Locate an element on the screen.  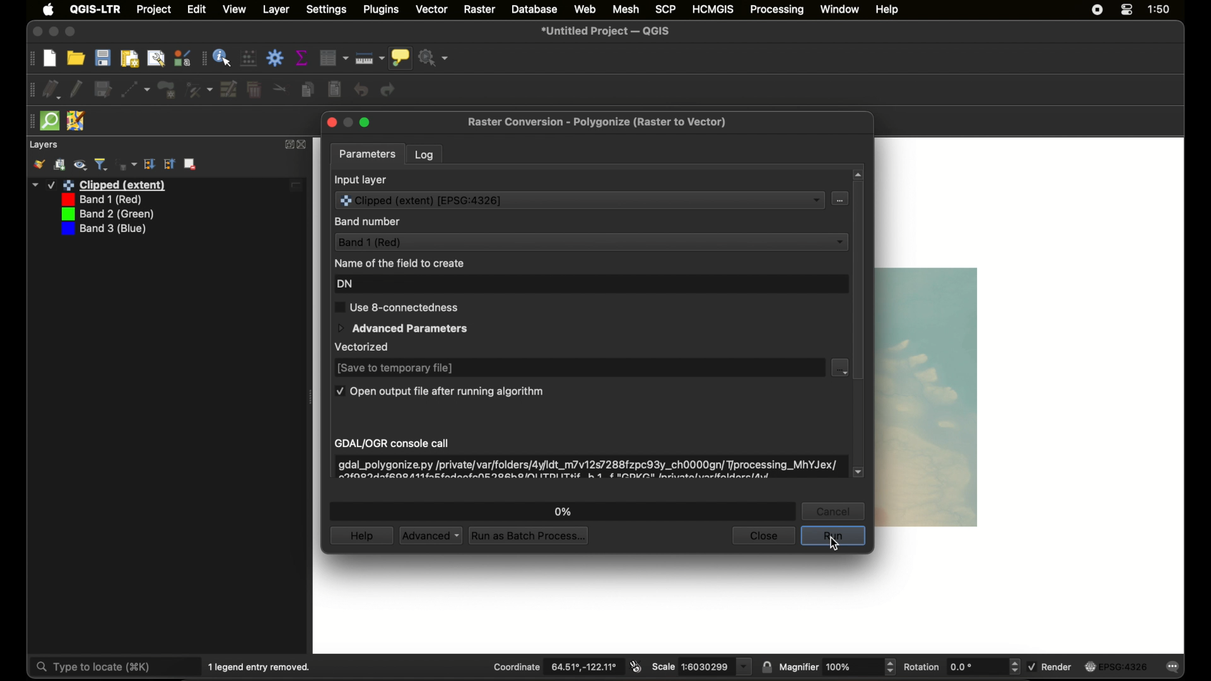
toolbox is located at coordinates (274, 58).